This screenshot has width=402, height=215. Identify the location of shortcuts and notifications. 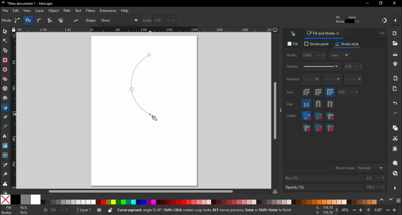
(213, 210).